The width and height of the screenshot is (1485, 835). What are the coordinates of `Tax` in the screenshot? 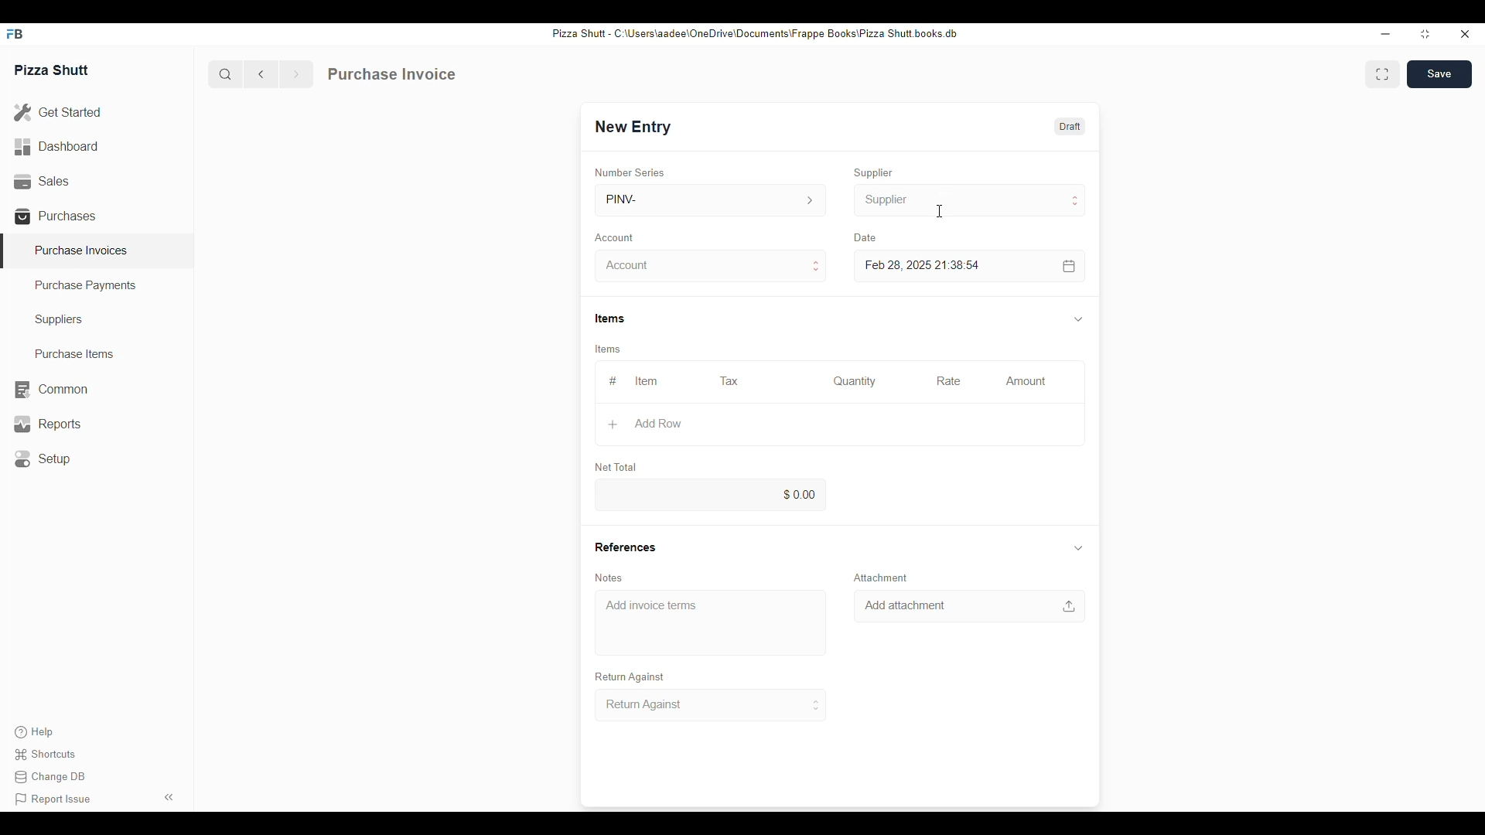 It's located at (727, 380).